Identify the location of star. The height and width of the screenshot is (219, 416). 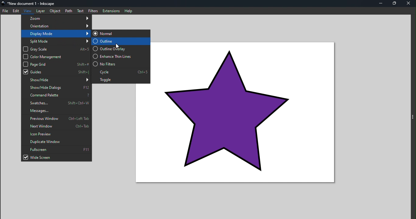
(243, 112).